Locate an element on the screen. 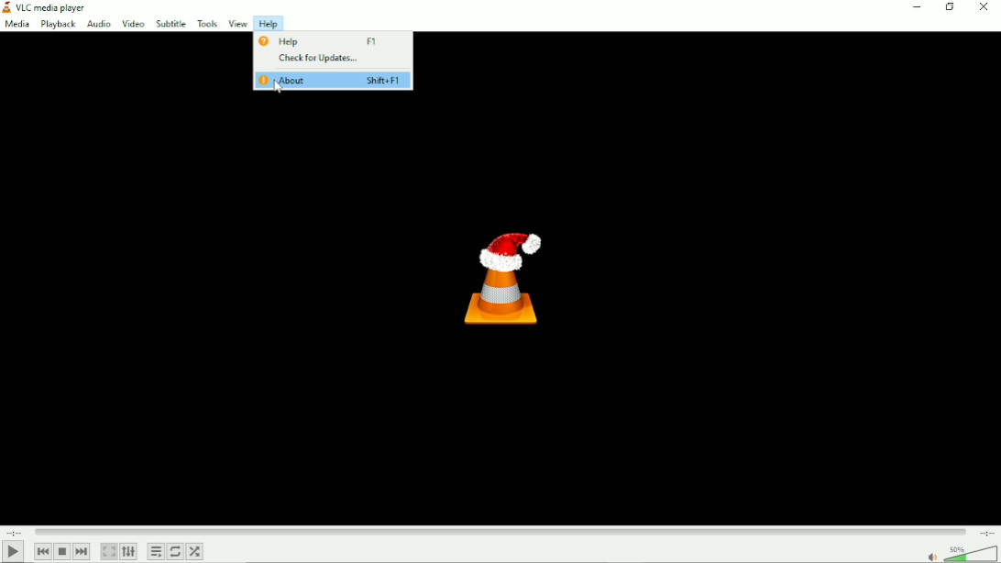 Image resolution: width=1001 pixels, height=563 pixels. vlc logo is located at coordinates (6, 7).